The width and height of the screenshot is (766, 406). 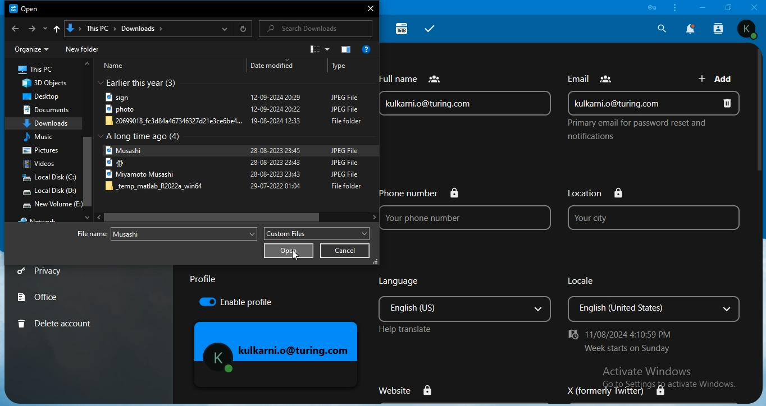 I want to click on videos, so click(x=40, y=165).